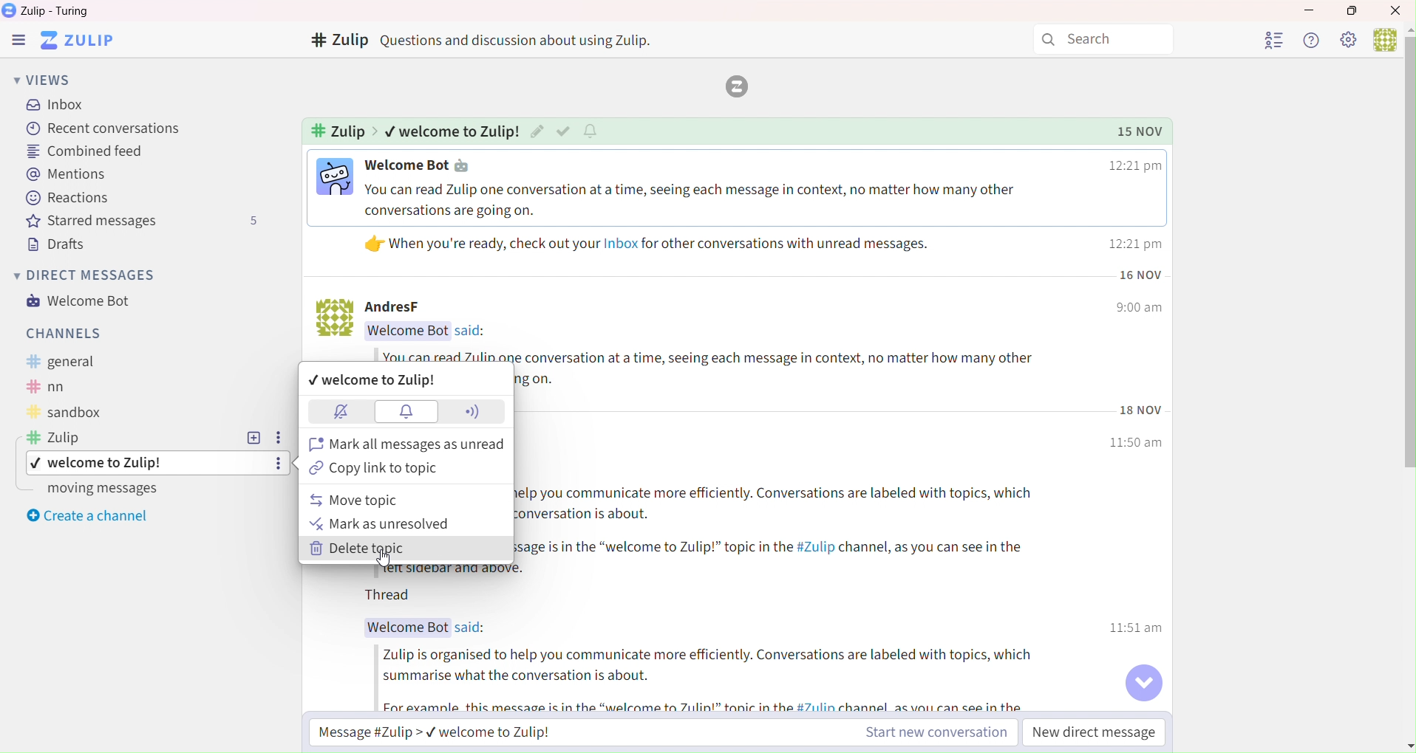 The image size is (1416, 753). Describe the element at coordinates (526, 41) in the screenshot. I see `Text` at that location.